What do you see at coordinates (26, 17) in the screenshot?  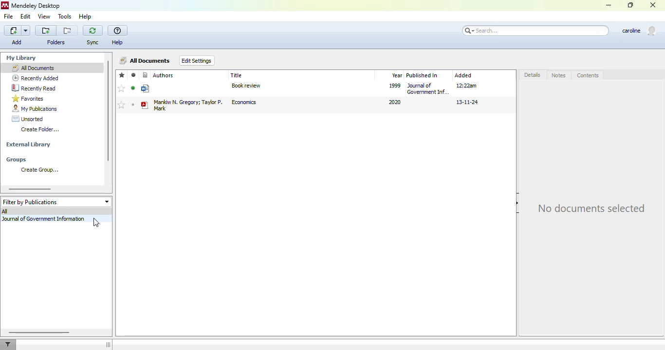 I see `edit` at bounding box center [26, 17].